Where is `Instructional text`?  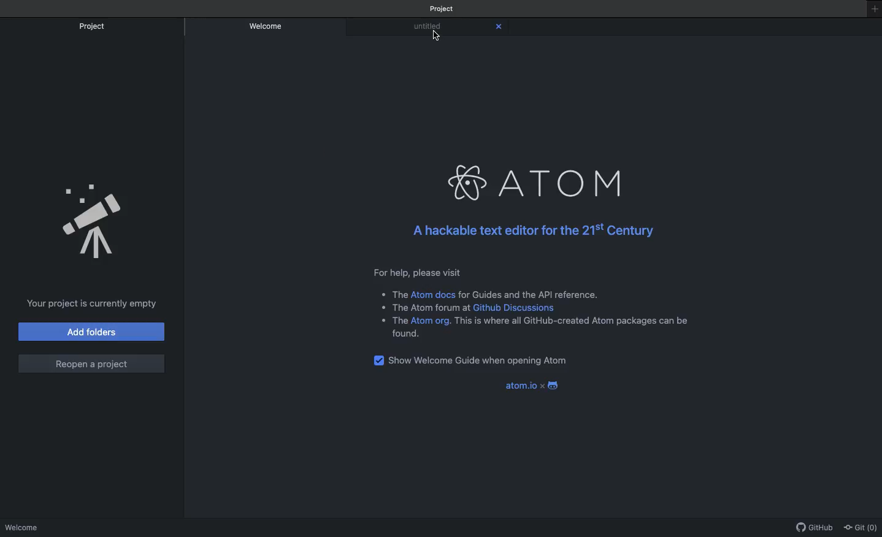
Instructional text is located at coordinates (540, 302).